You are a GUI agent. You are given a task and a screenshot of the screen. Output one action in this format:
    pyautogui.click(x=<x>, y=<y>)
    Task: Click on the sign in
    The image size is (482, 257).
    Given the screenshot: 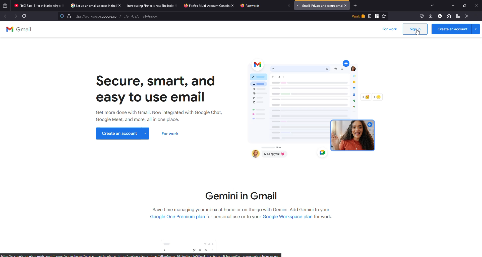 What is the action you would take?
    pyautogui.click(x=416, y=30)
    